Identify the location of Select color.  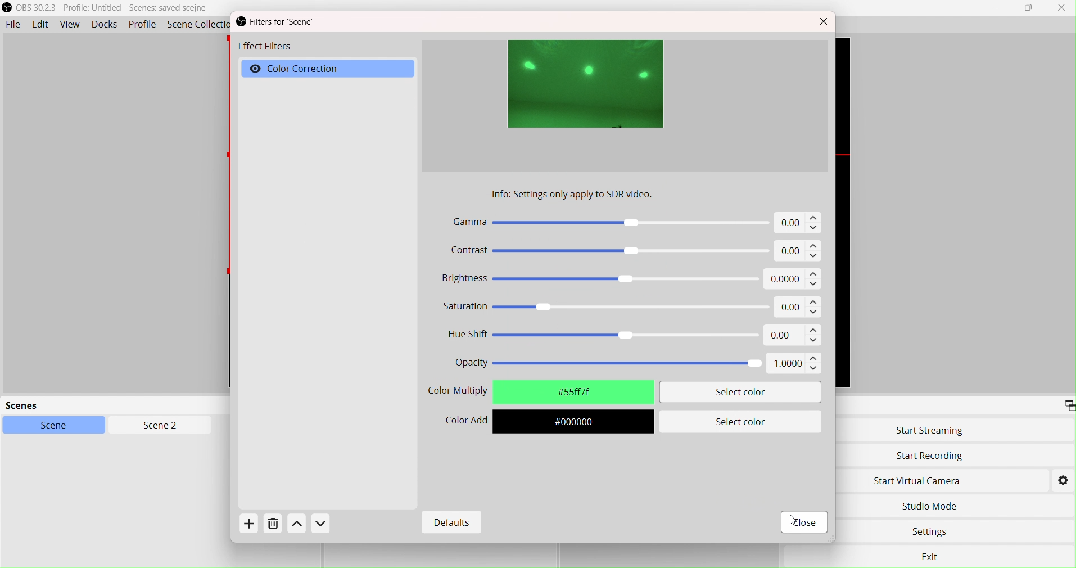
(746, 391).